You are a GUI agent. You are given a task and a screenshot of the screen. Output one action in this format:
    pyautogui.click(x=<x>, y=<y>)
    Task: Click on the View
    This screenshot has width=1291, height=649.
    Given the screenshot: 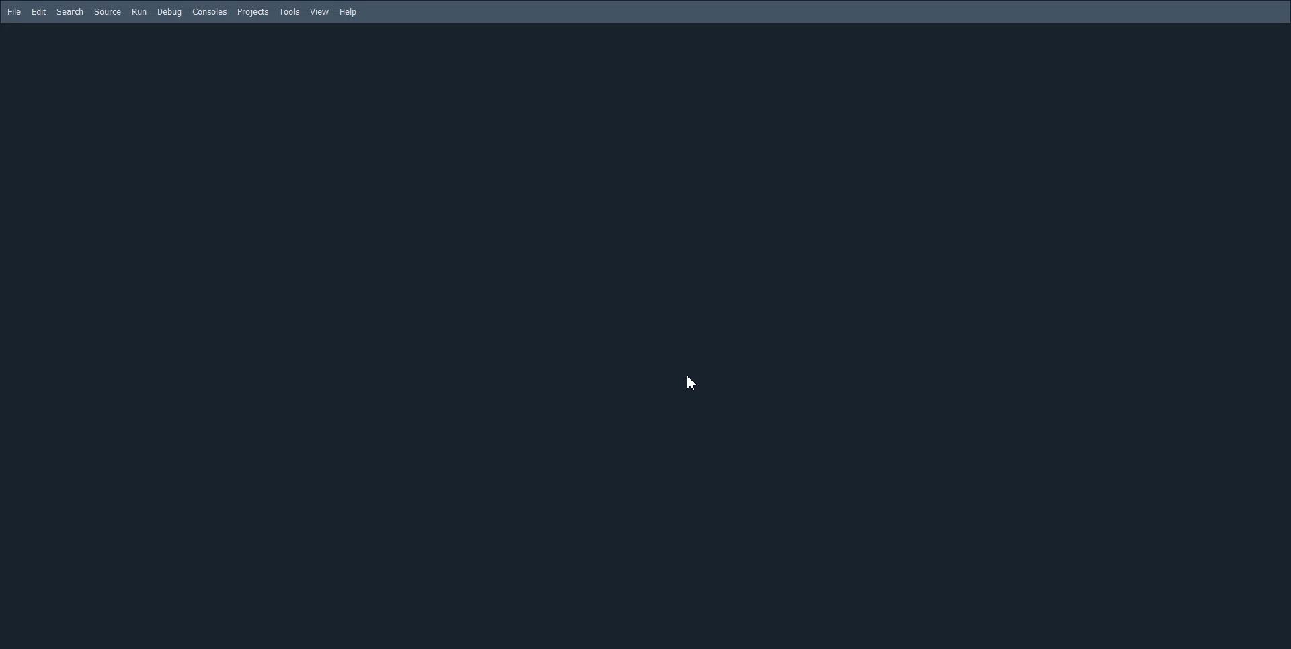 What is the action you would take?
    pyautogui.click(x=320, y=12)
    